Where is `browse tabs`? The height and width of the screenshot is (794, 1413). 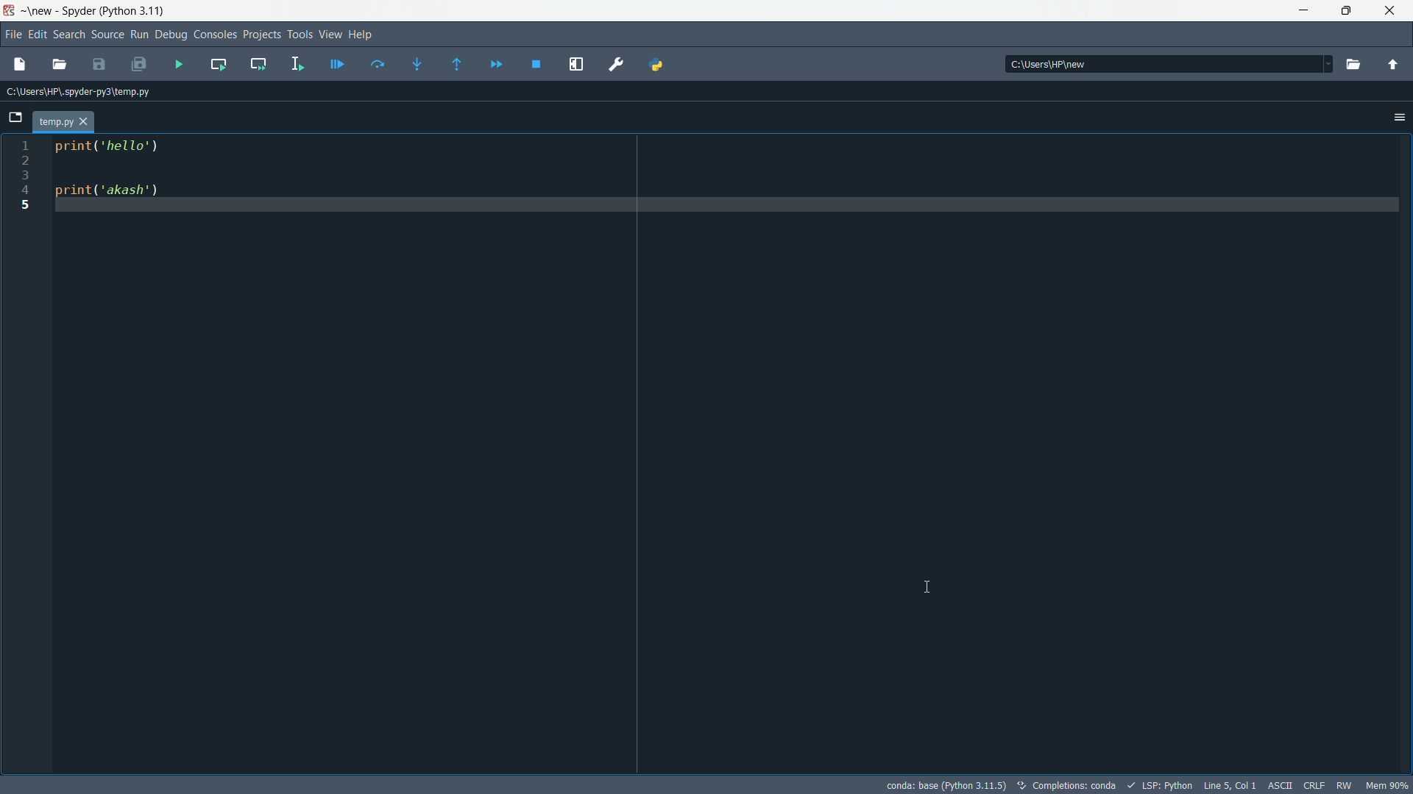
browse tabs is located at coordinates (15, 118).